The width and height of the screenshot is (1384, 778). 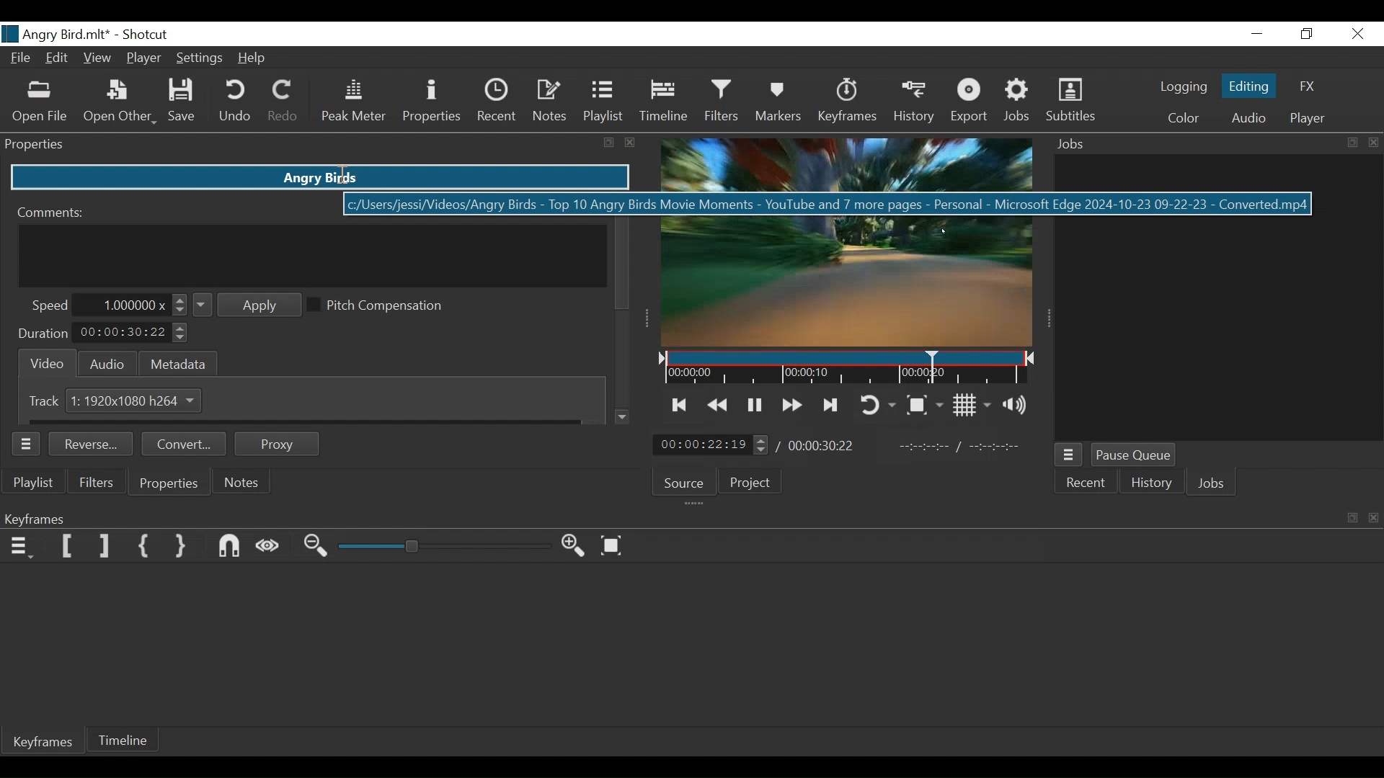 I want to click on , so click(x=680, y=480).